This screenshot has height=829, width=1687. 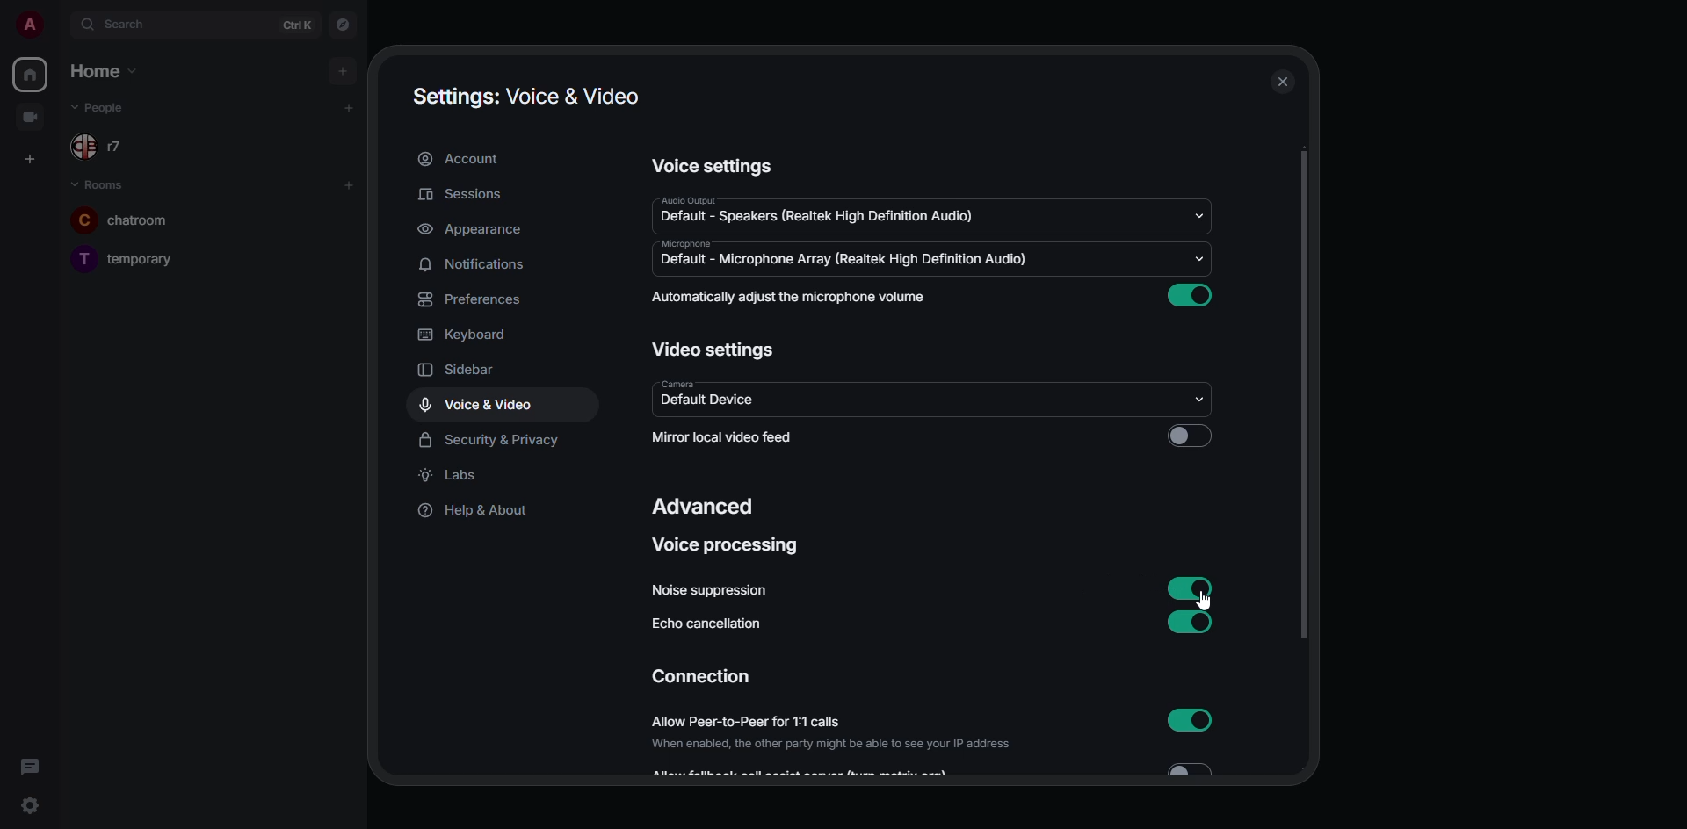 I want to click on microphone, so click(x=689, y=244).